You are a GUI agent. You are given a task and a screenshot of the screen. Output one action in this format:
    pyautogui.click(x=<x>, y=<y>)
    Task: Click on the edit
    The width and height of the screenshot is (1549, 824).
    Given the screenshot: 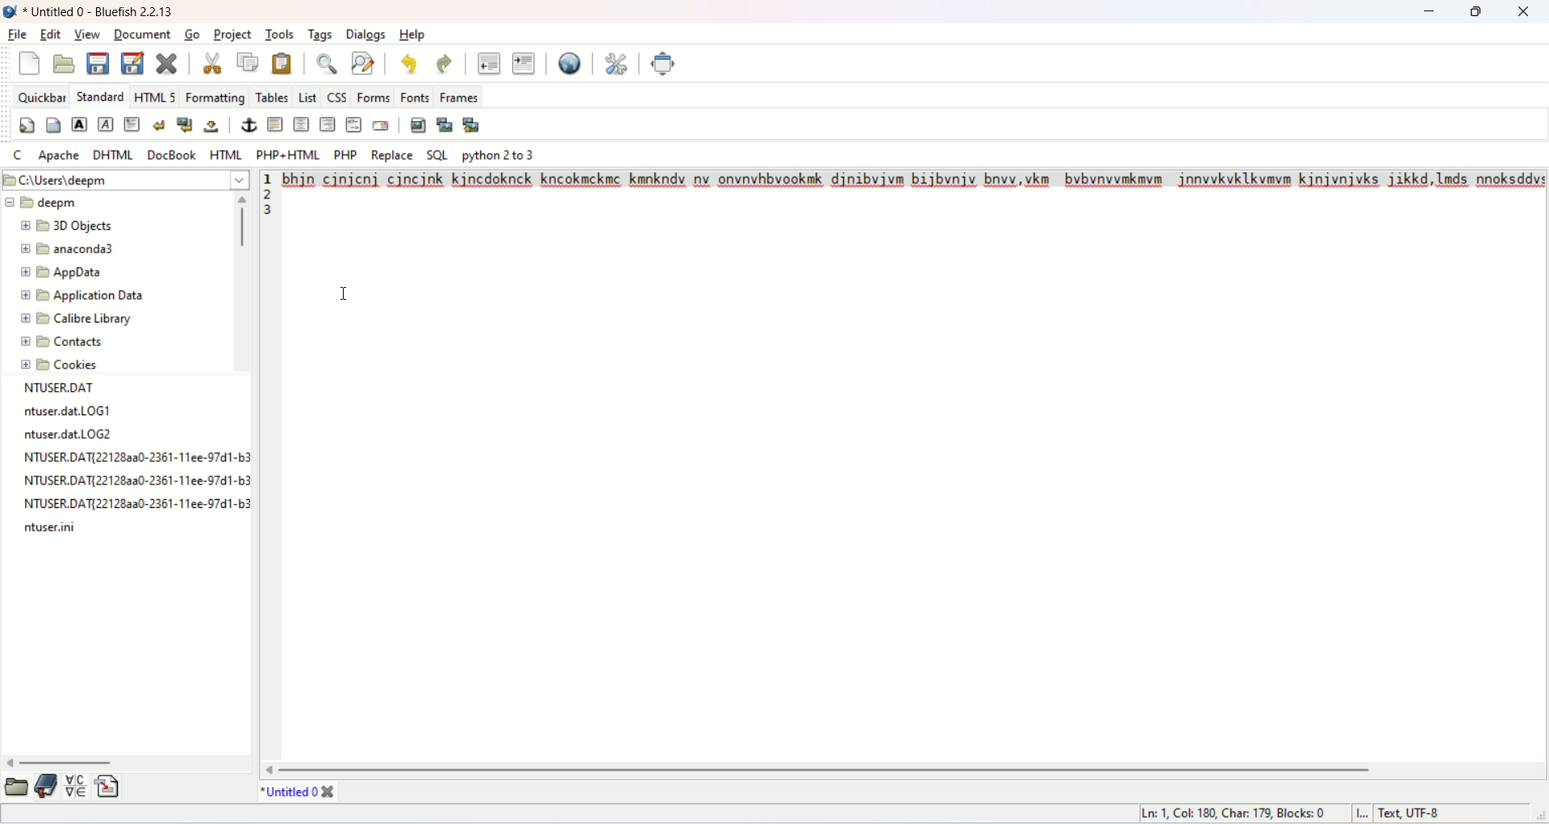 What is the action you would take?
    pyautogui.click(x=48, y=34)
    